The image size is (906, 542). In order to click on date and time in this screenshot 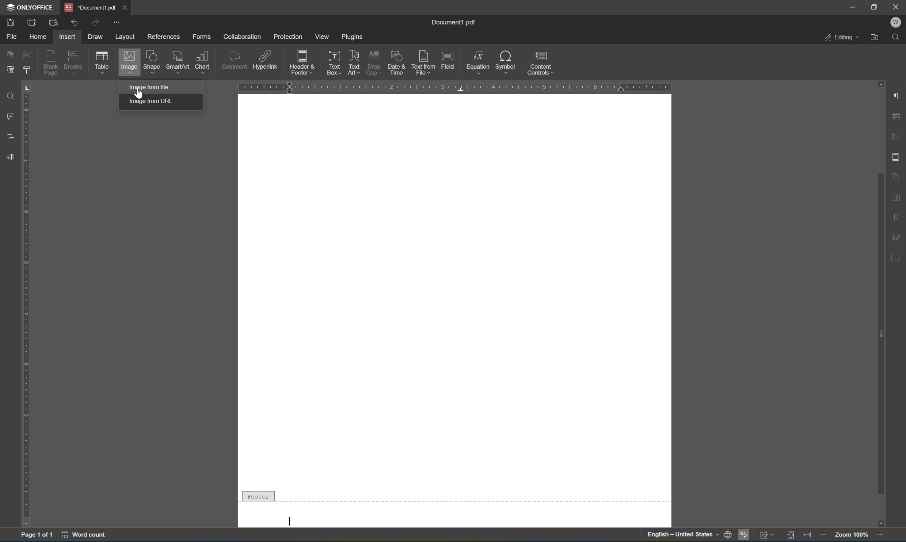, I will do `click(397, 63)`.